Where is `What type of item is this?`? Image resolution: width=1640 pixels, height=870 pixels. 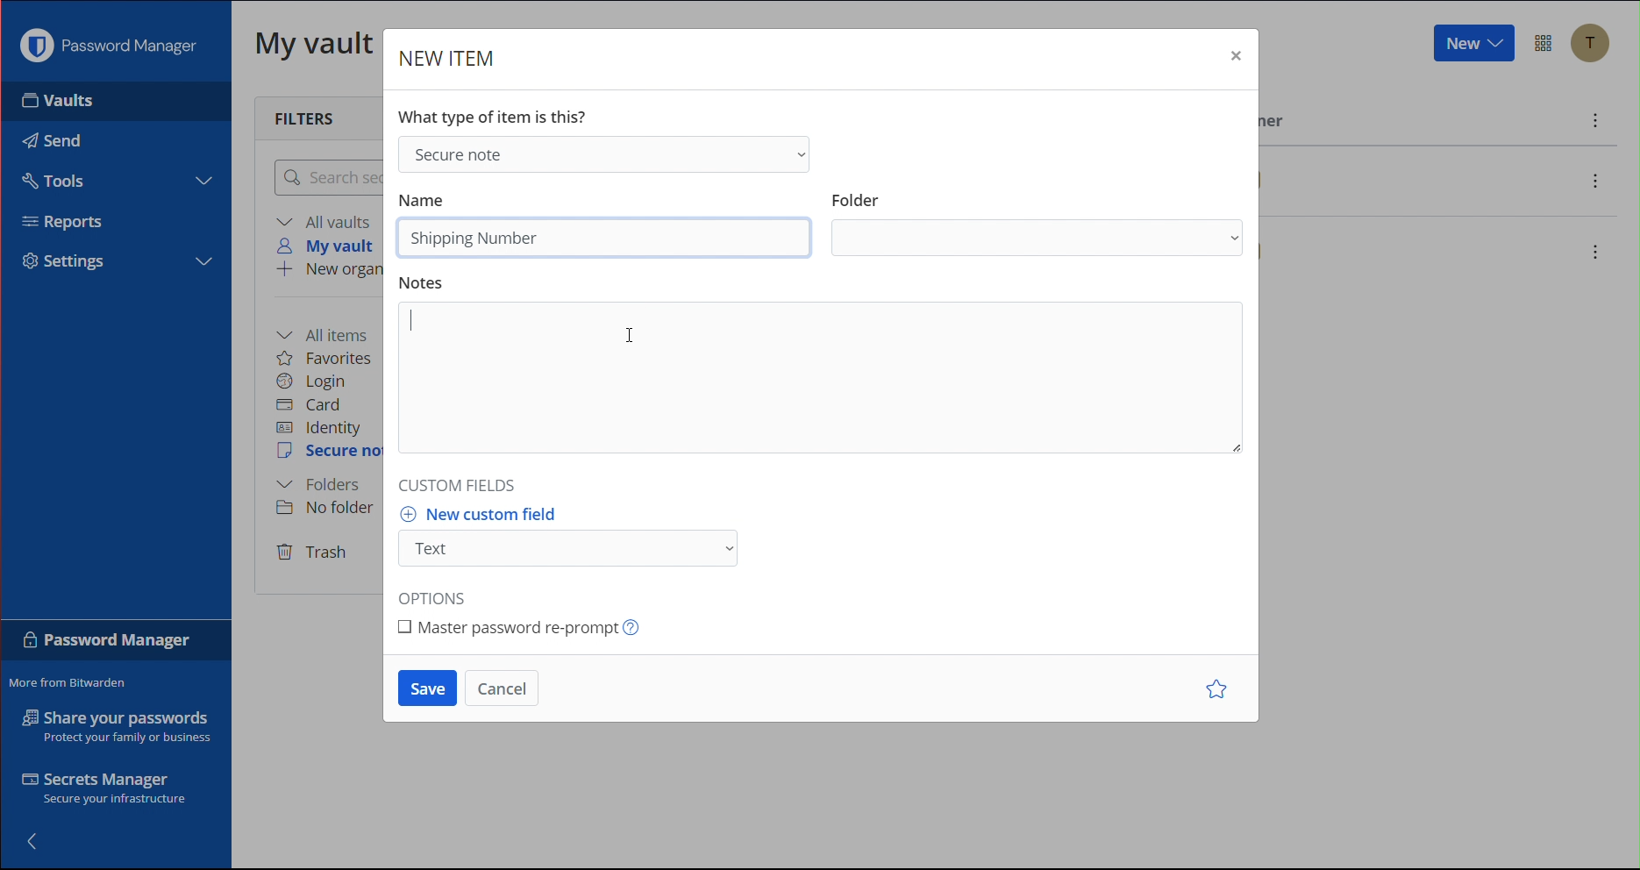
What type of item is this? is located at coordinates (497, 114).